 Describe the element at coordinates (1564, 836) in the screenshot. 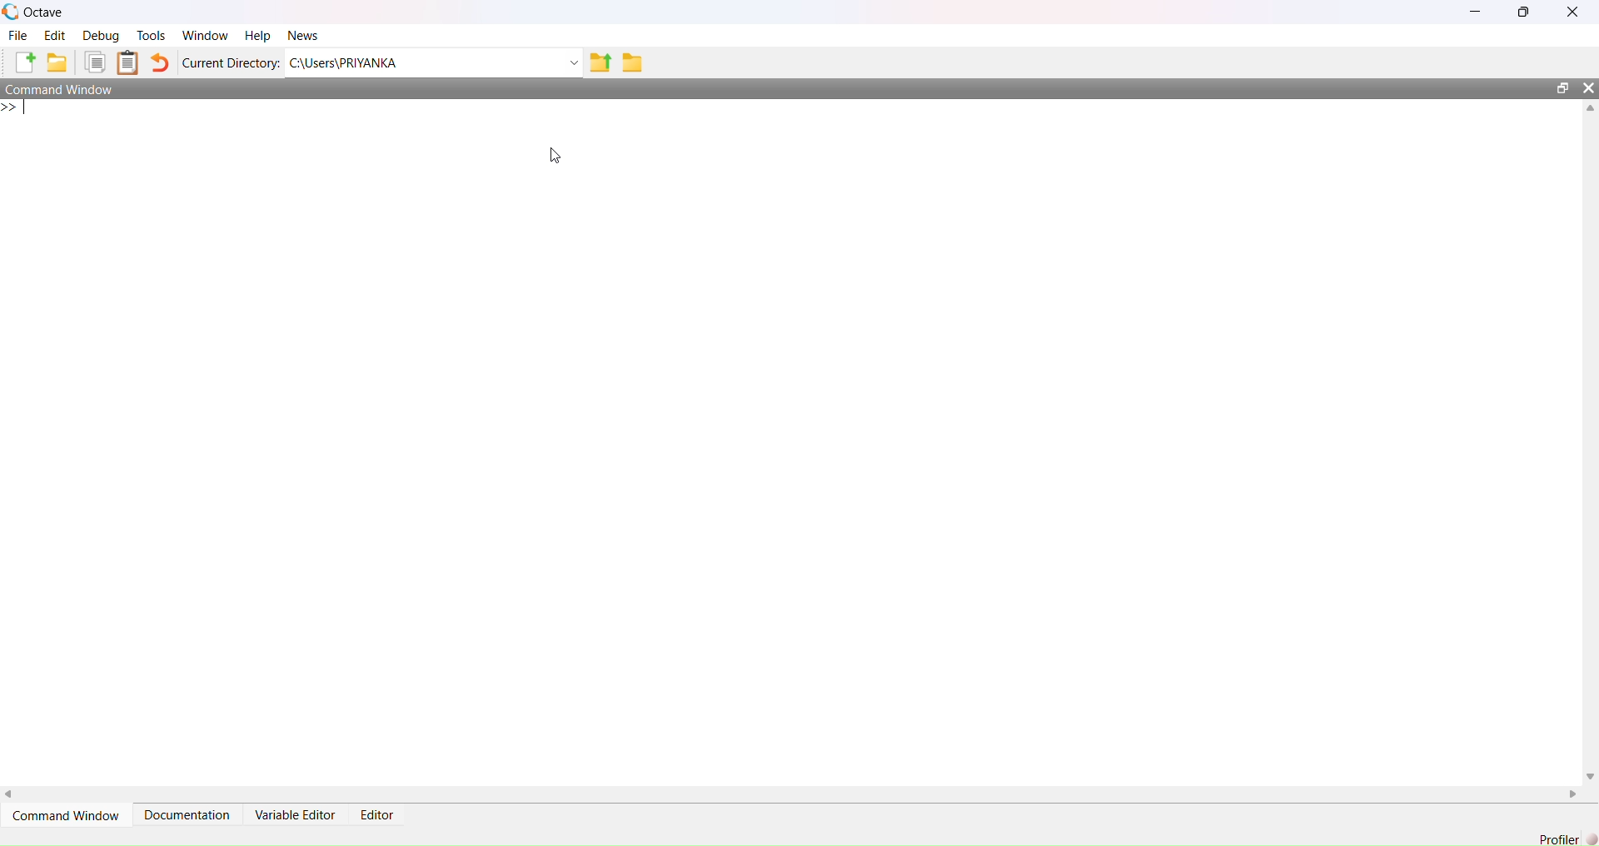

I see `Profiler` at that location.